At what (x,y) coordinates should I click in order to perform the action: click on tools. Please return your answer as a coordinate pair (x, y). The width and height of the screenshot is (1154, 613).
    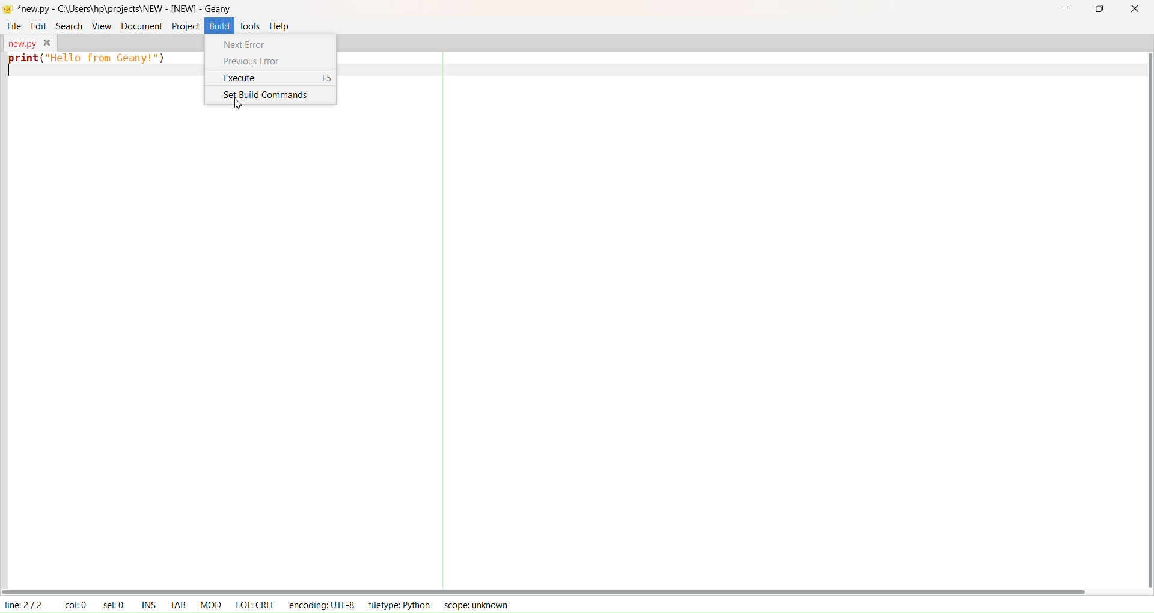
    Looking at the image, I should click on (250, 26).